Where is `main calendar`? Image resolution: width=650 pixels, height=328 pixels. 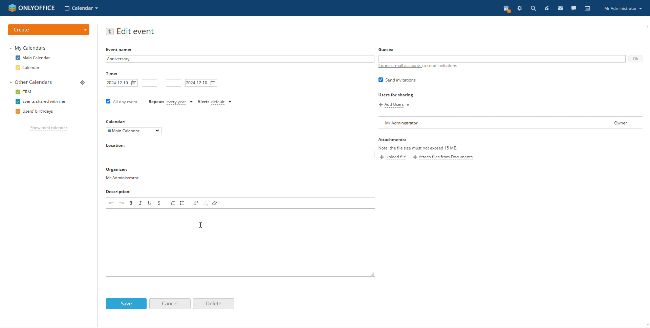 main calendar is located at coordinates (33, 58).